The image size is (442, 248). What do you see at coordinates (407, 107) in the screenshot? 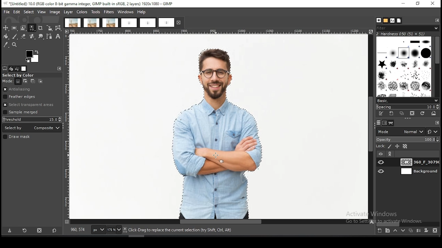
I see `spacing` at bounding box center [407, 107].